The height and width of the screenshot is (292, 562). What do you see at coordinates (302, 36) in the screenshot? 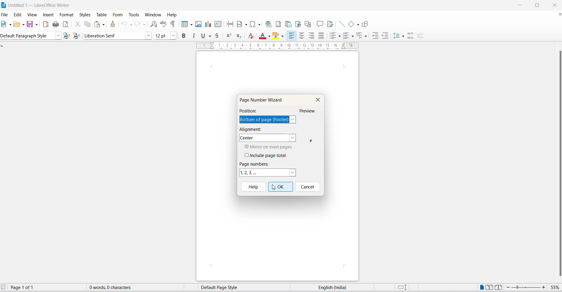
I see `text align center` at bounding box center [302, 36].